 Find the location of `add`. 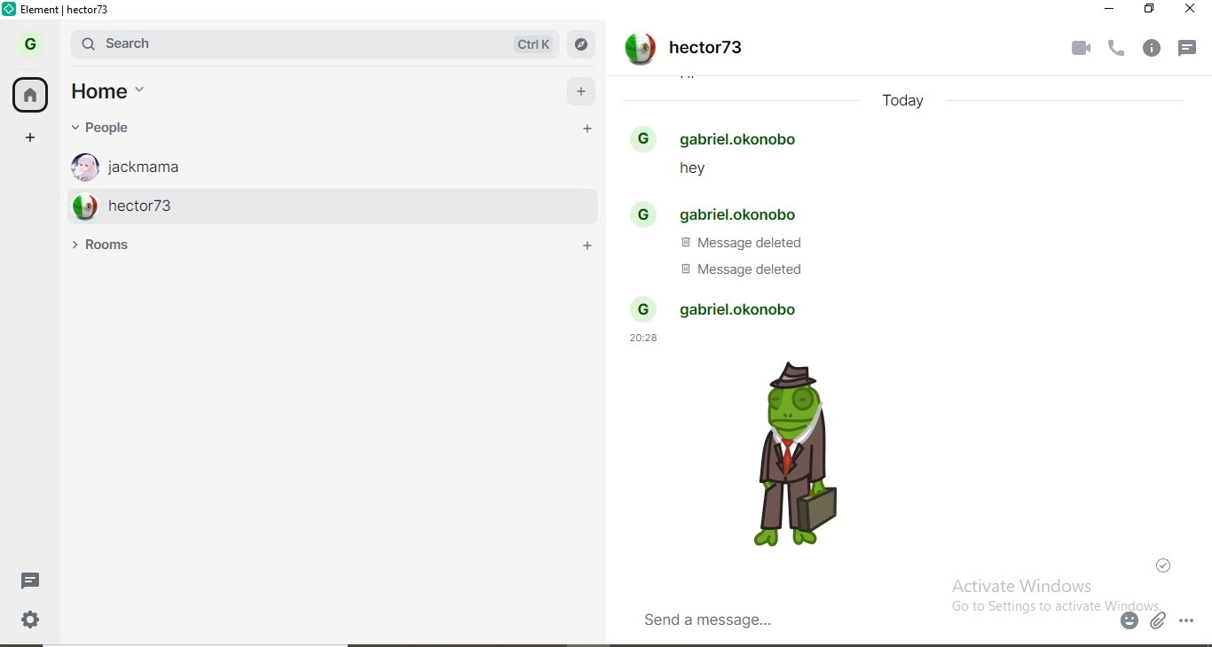

add is located at coordinates (583, 88).